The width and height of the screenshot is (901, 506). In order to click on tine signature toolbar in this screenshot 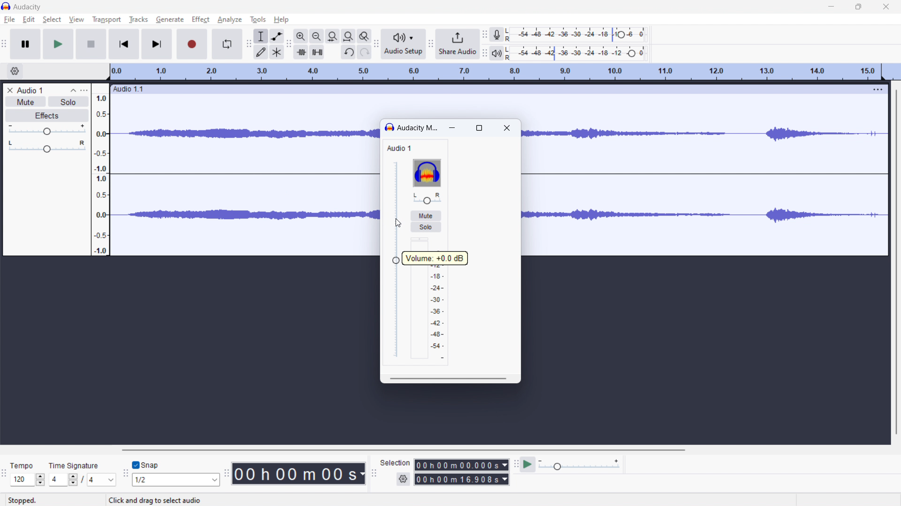, I will do `click(4, 473)`.